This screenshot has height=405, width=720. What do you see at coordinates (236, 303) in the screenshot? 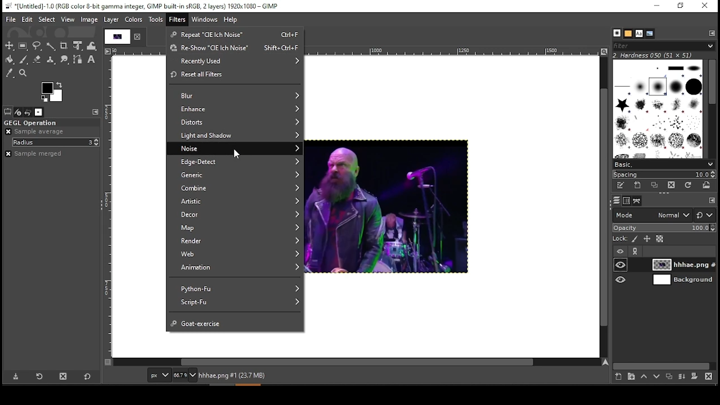
I see `script fu` at bounding box center [236, 303].